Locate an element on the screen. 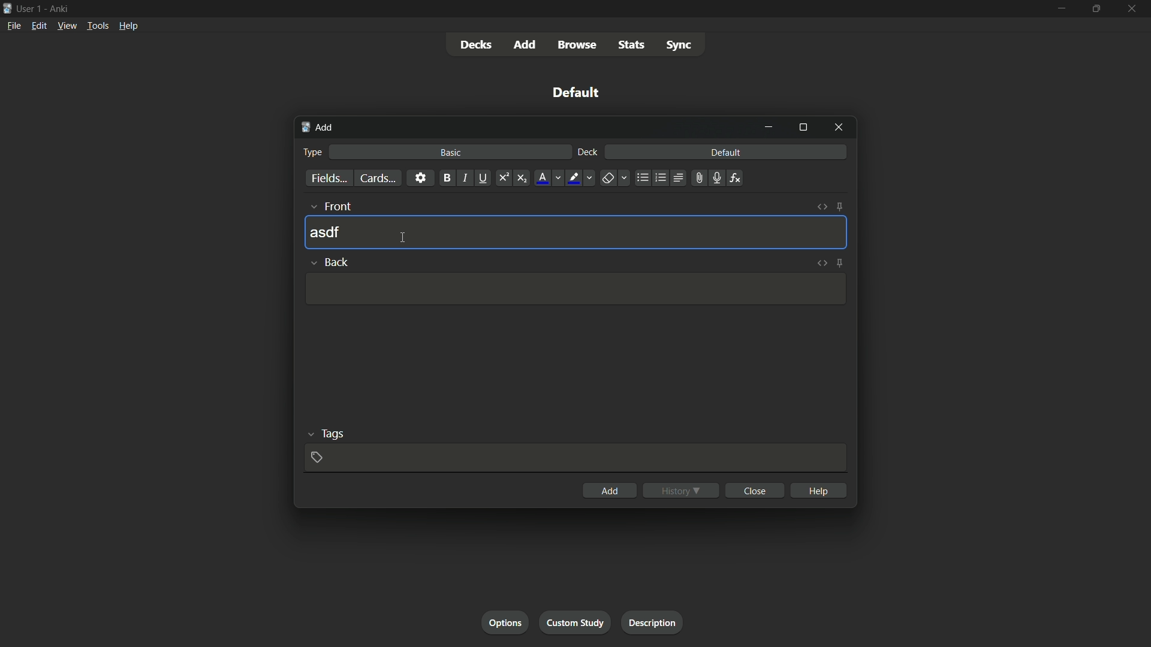 Image resolution: width=1151 pixels, height=647 pixels. default is located at coordinates (727, 152).